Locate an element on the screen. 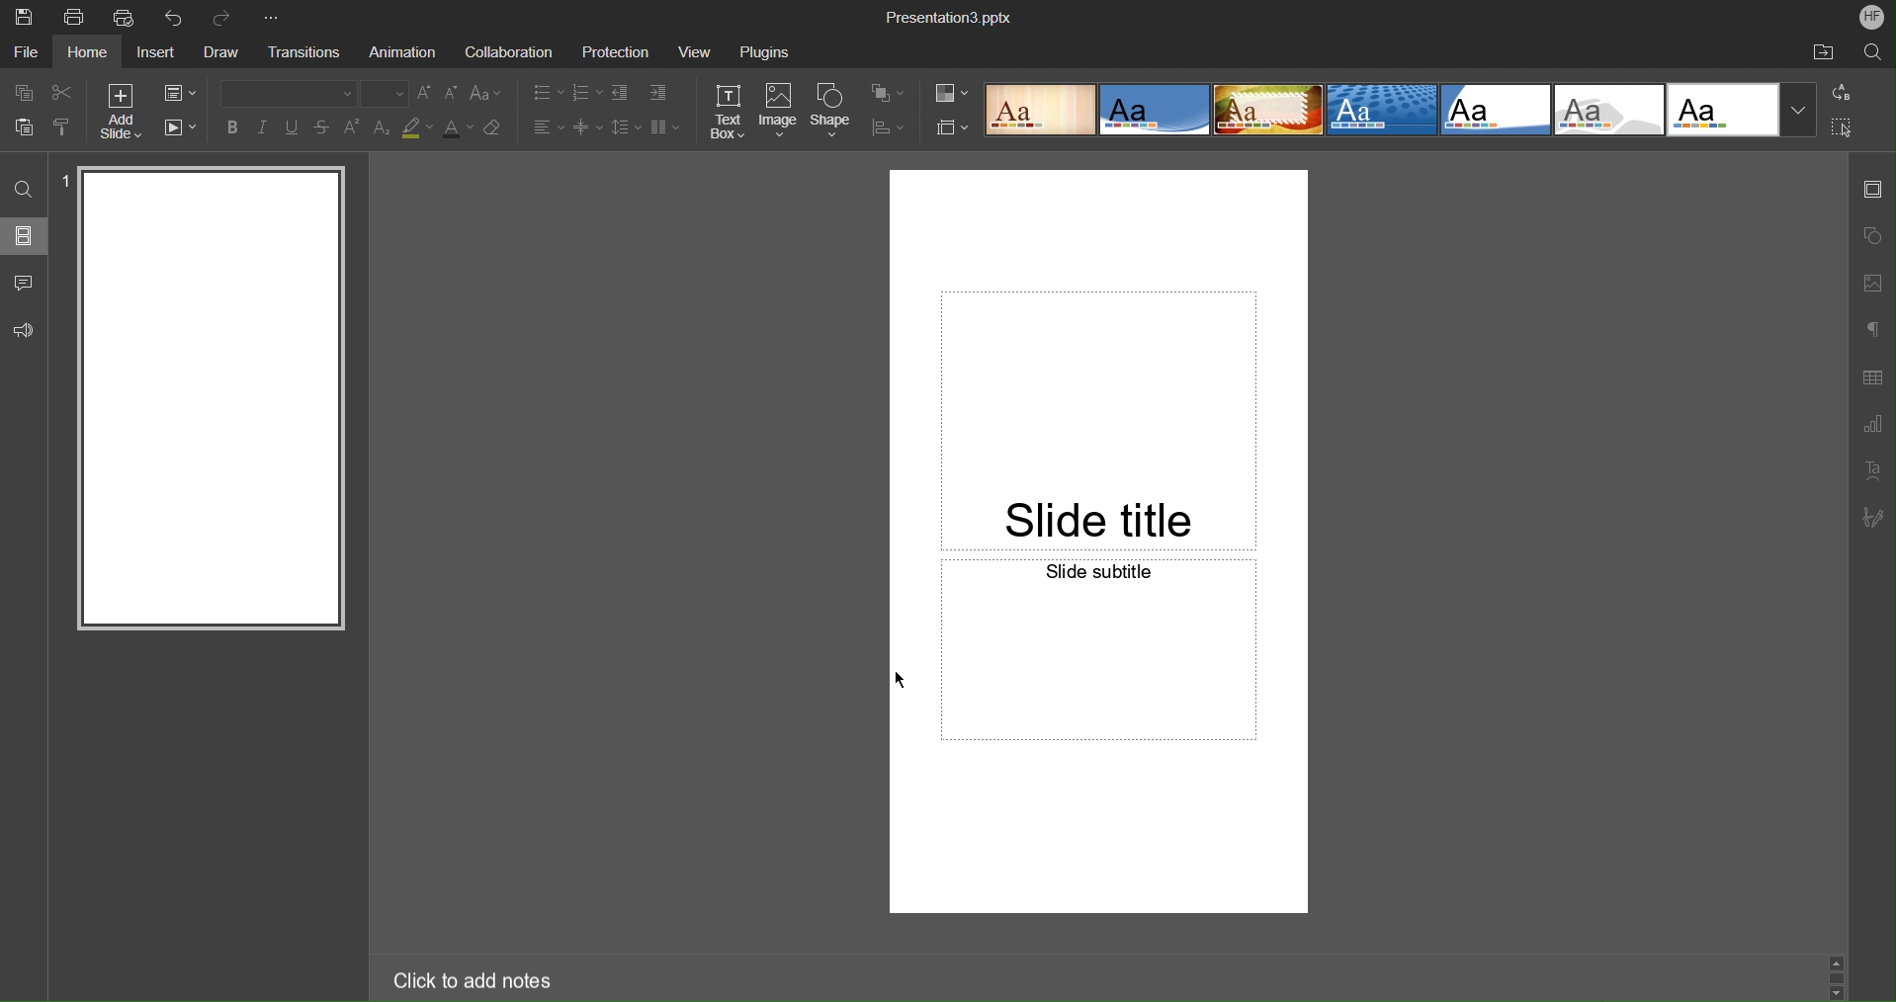 The image size is (1896, 1002). Redo is located at coordinates (226, 14).